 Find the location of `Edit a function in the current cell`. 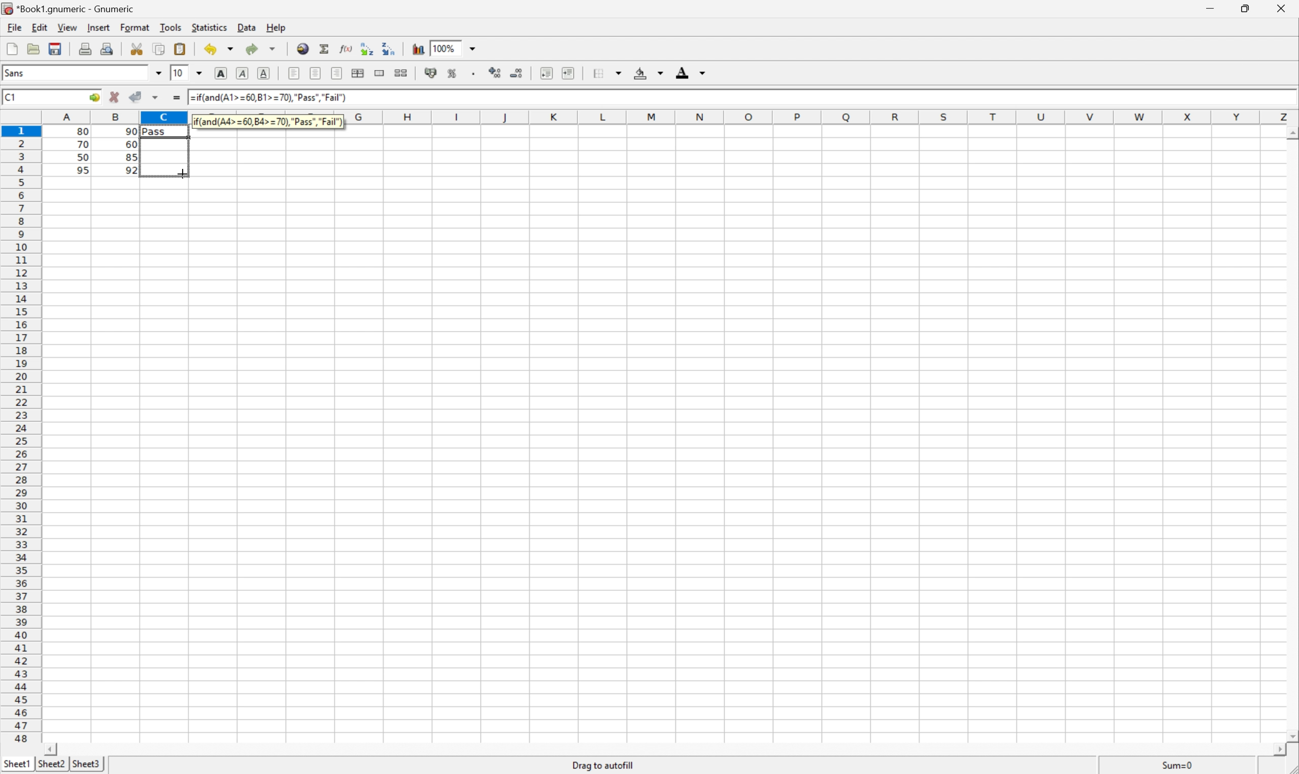

Edit a function in the current cell is located at coordinates (346, 50).